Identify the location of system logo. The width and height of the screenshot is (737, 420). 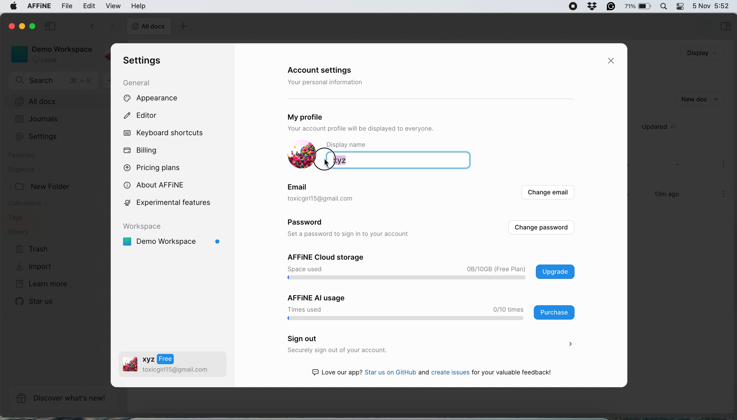
(11, 7).